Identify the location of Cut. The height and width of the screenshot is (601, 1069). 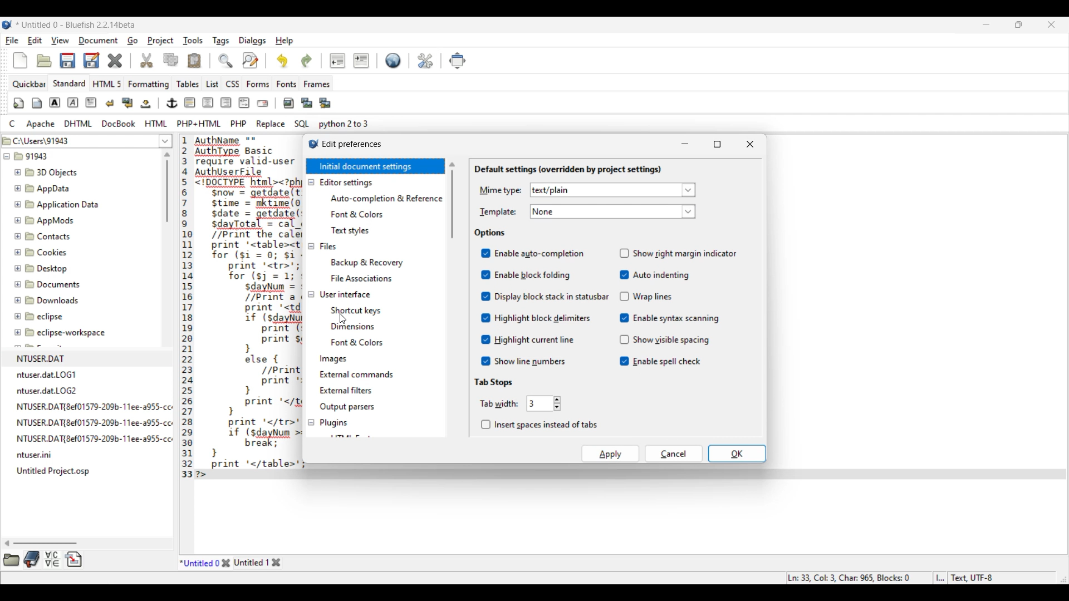
(146, 61).